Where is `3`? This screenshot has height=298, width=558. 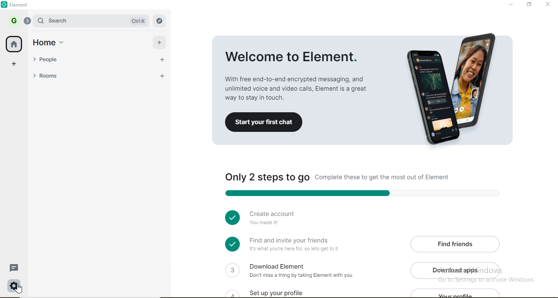 3 is located at coordinates (232, 269).